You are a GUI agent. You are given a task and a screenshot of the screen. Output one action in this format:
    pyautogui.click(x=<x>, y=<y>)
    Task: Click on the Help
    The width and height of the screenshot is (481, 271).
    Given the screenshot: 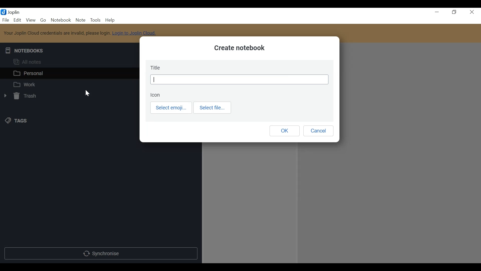 What is the action you would take?
    pyautogui.click(x=109, y=20)
    